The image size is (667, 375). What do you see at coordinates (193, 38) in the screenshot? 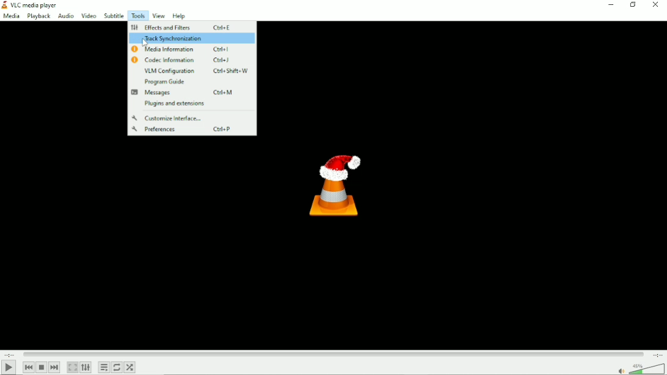
I see `track synchronization` at bounding box center [193, 38].